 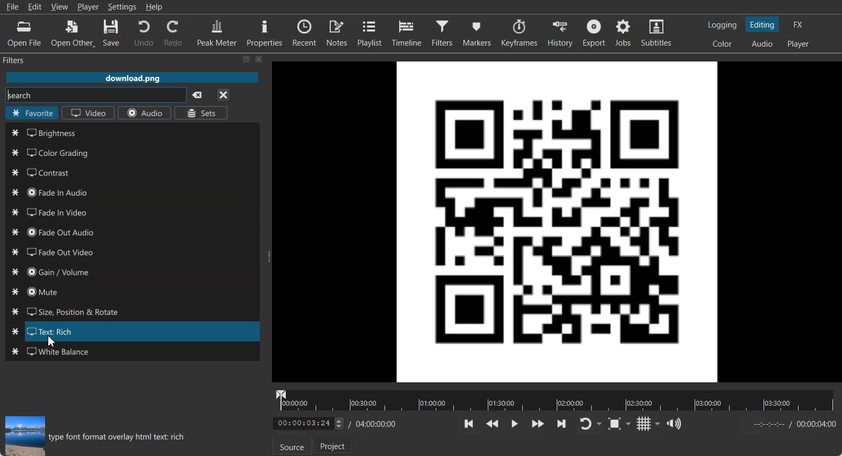 I want to click on Filters, so click(x=444, y=32).